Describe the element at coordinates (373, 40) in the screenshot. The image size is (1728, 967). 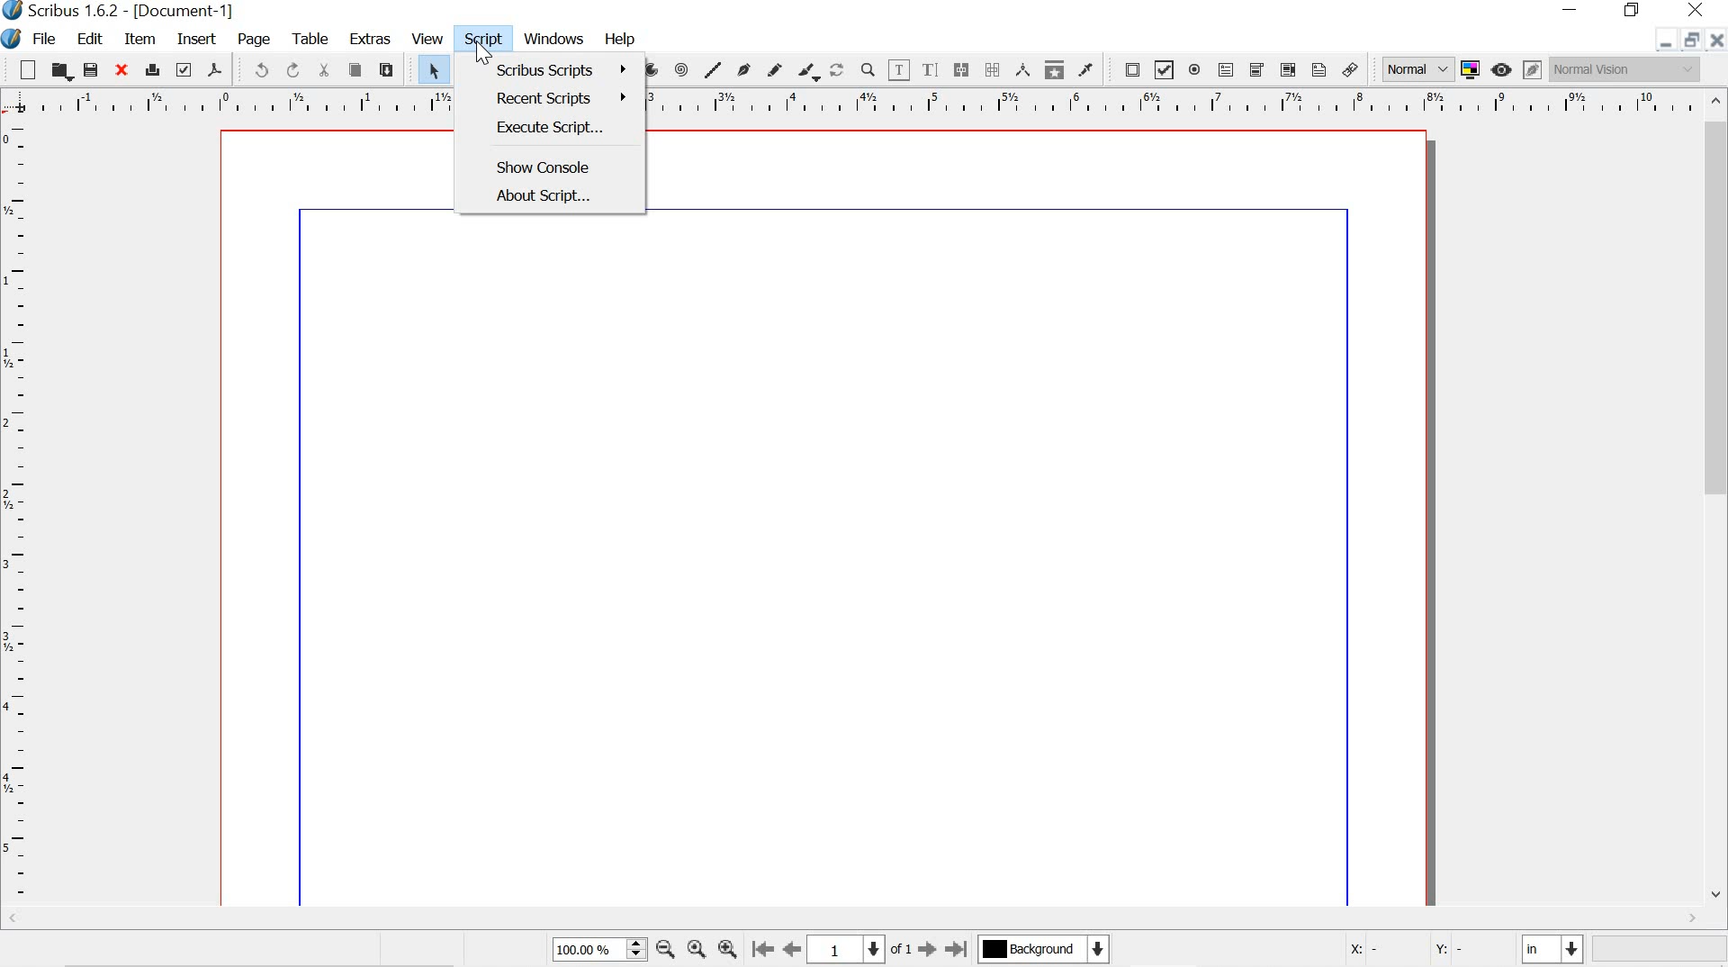
I see `extras` at that location.